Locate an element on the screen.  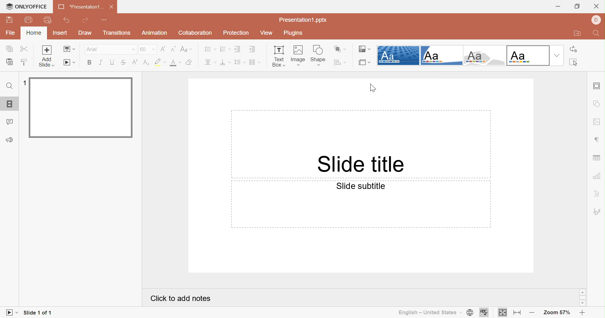
Plugins is located at coordinates (295, 32).